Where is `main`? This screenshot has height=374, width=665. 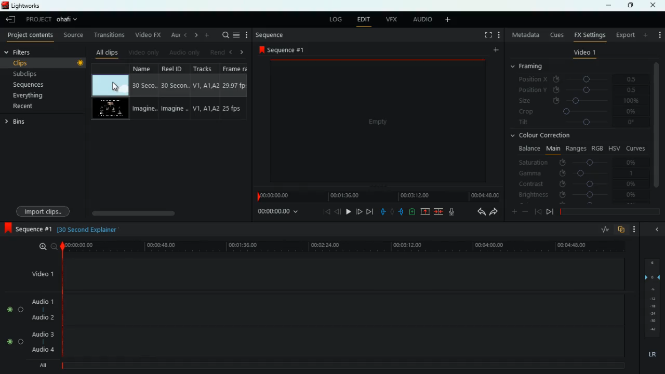
main is located at coordinates (553, 148).